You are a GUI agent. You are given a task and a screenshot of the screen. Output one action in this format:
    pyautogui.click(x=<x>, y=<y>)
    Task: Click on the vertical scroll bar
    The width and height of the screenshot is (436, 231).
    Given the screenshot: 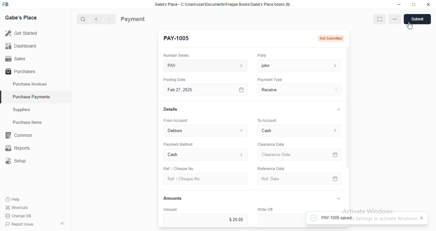 What is the action you would take?
    pyautogui.click(x=348, y=129)
    